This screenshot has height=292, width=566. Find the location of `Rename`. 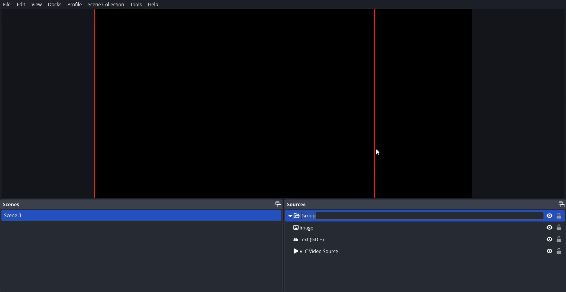

Rename is located at coordinates (426, 227).